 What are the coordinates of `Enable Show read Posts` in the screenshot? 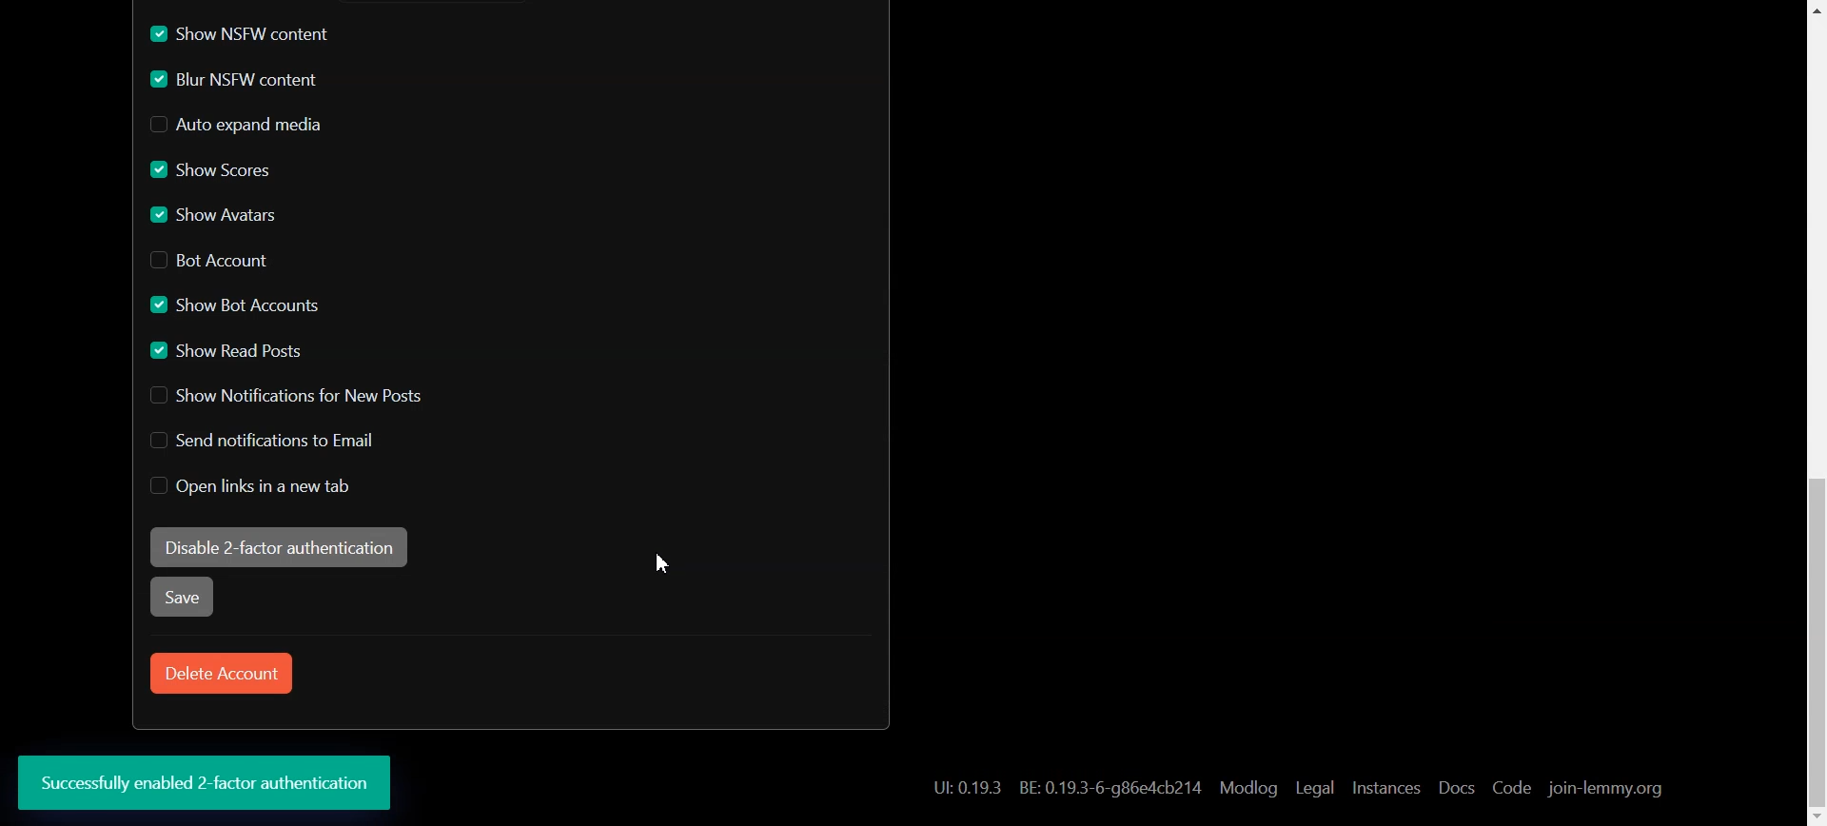 It's located at (237, 349).